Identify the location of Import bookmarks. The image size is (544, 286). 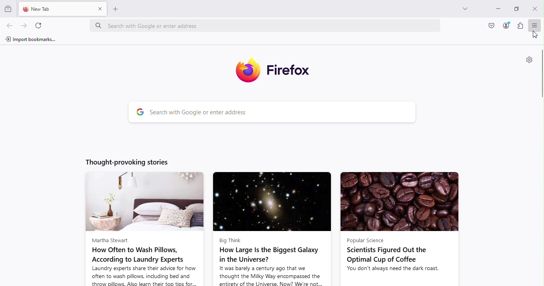
(30, 41).